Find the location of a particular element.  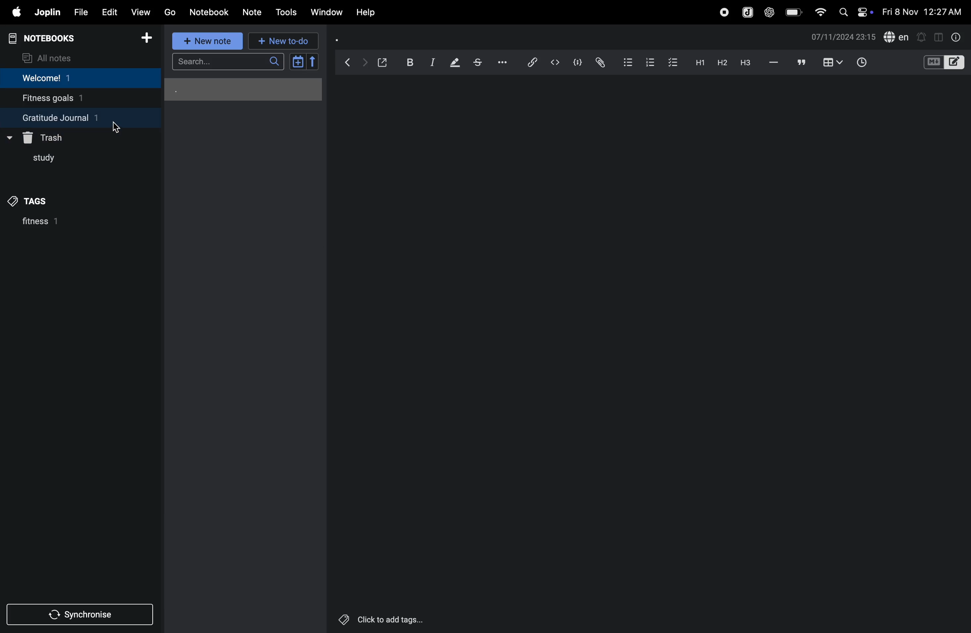

insert time is located at coordinates (860, 63).